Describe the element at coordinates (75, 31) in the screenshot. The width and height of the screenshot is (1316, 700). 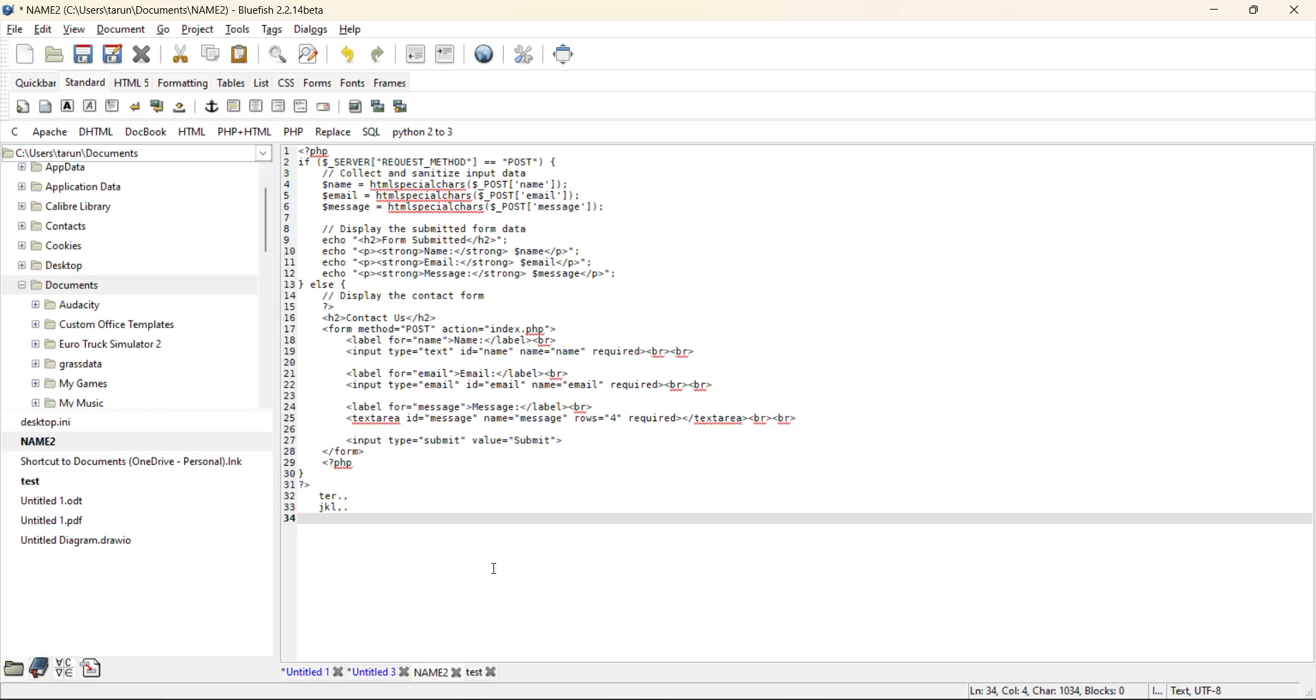
I see `view` at that location.